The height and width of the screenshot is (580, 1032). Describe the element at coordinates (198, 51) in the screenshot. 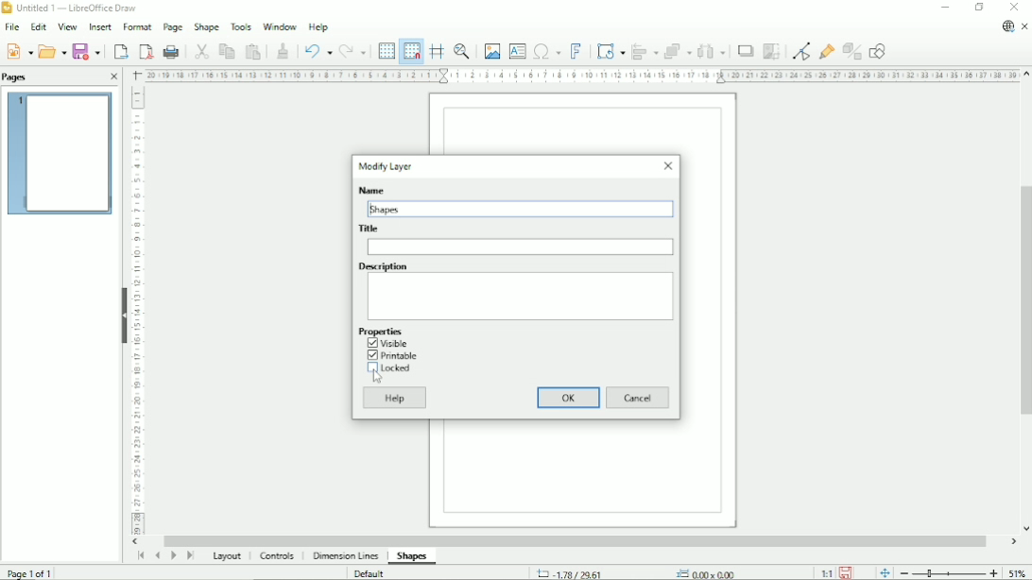

I see `Cut` at that location.